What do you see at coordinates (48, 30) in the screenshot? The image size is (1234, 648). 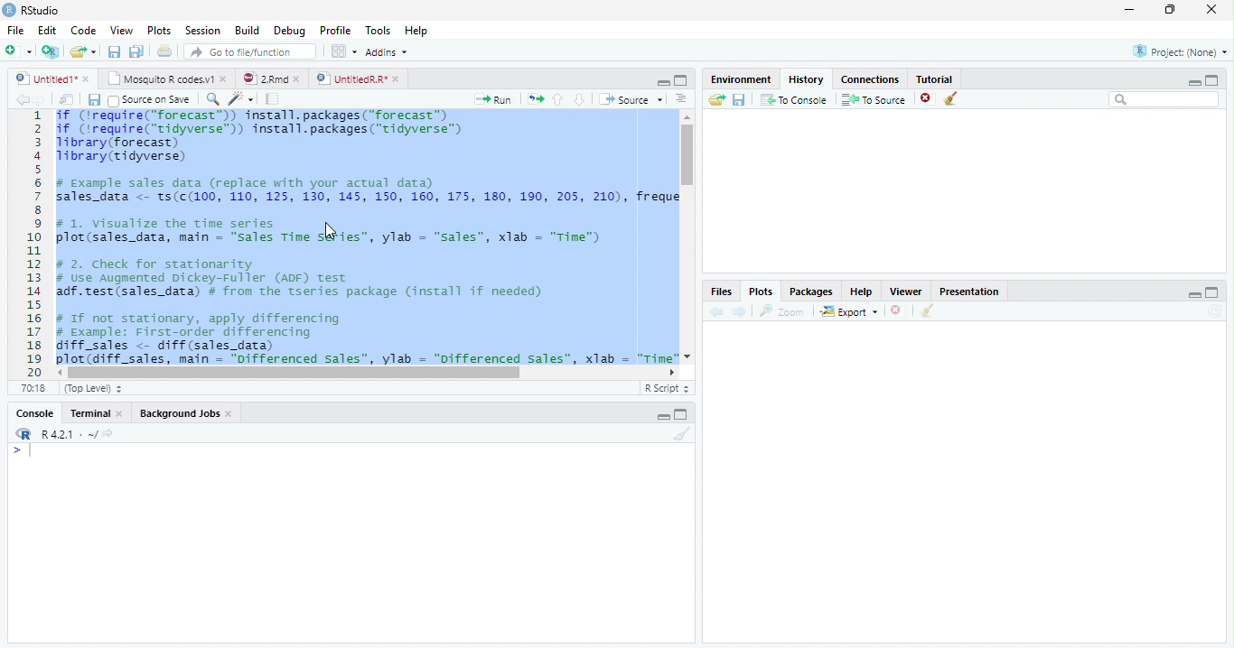 I see `Edit` at bounding box center [48, 30].